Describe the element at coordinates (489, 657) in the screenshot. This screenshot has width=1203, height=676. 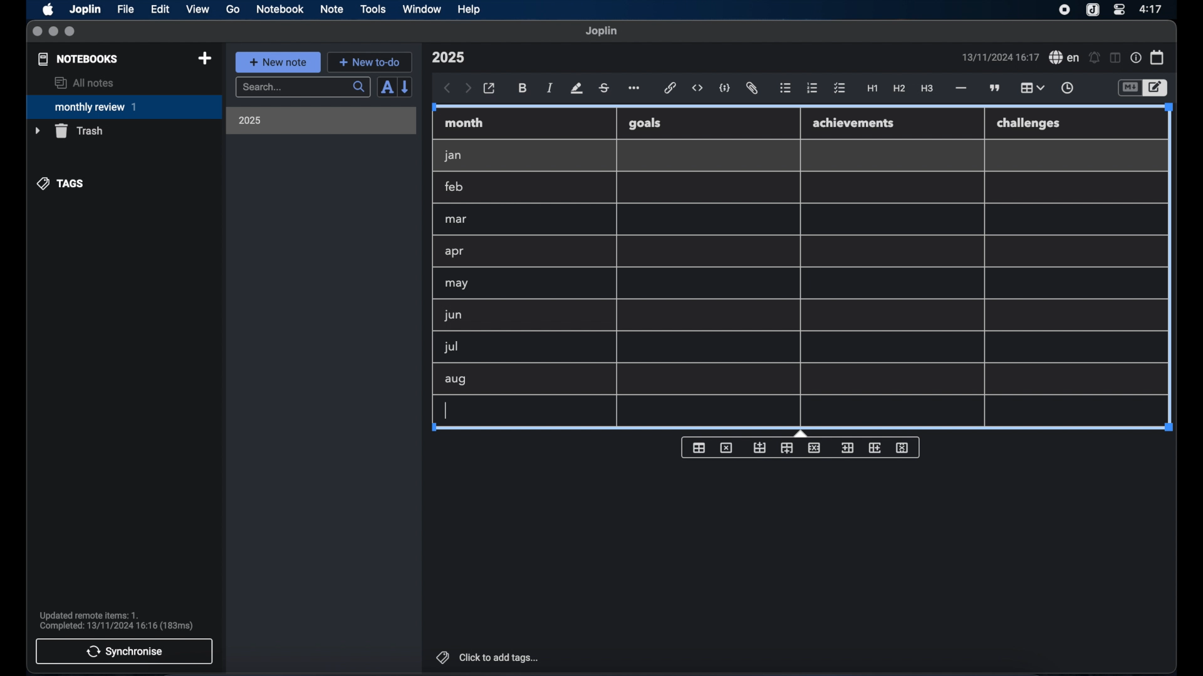
I see `click to add tags` at that location.